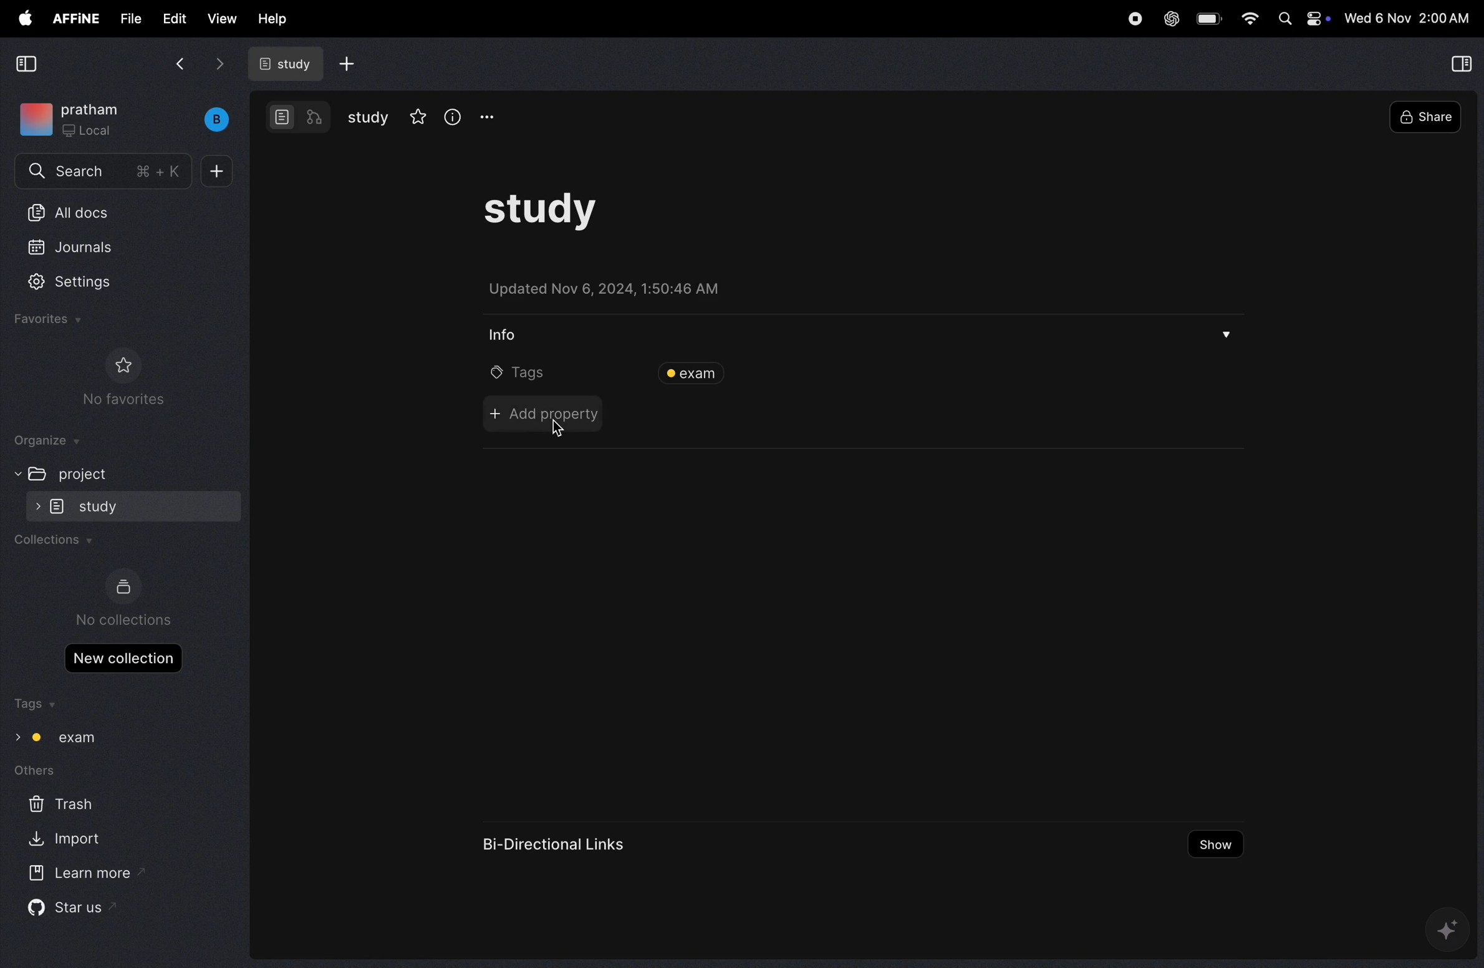  Describe the element at coordinates (351, 64) in the screenshot. I see `add` at that location.